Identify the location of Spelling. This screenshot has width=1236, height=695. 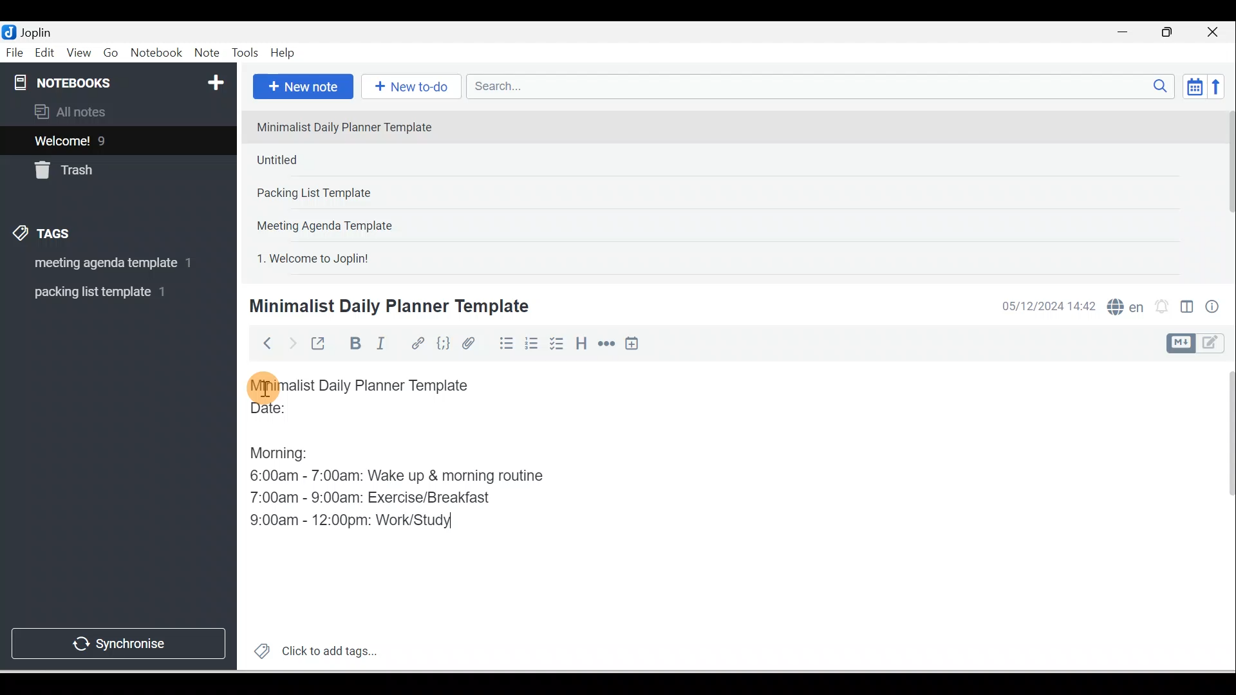
(1123, 305).